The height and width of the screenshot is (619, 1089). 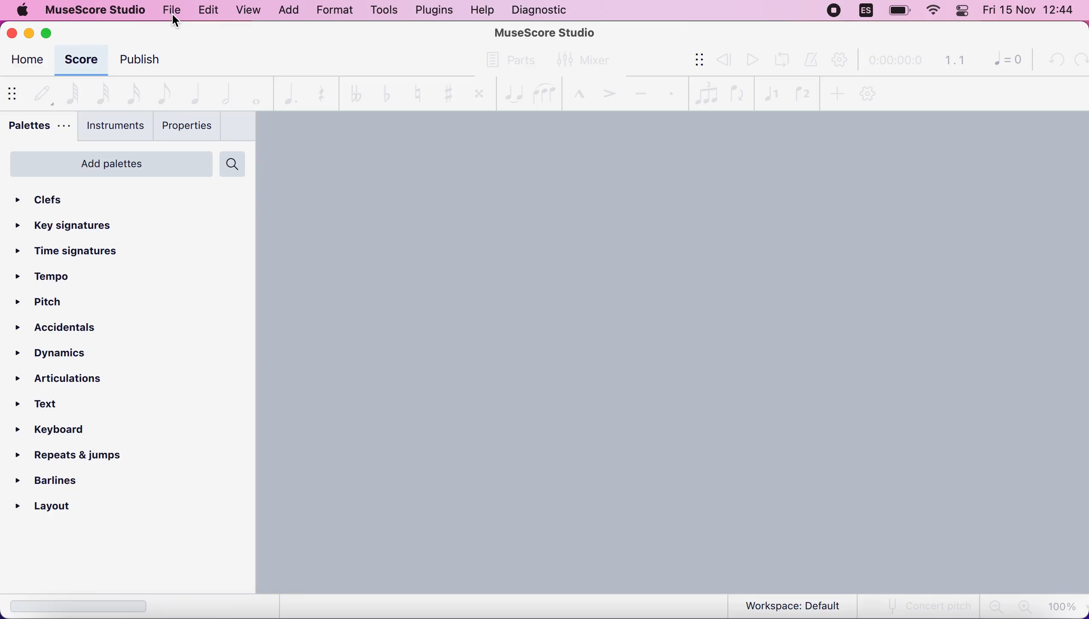 What do you see at coordinates (73, 92) in the screenshot?
I see `64th note` at bounding box center [73, 92].